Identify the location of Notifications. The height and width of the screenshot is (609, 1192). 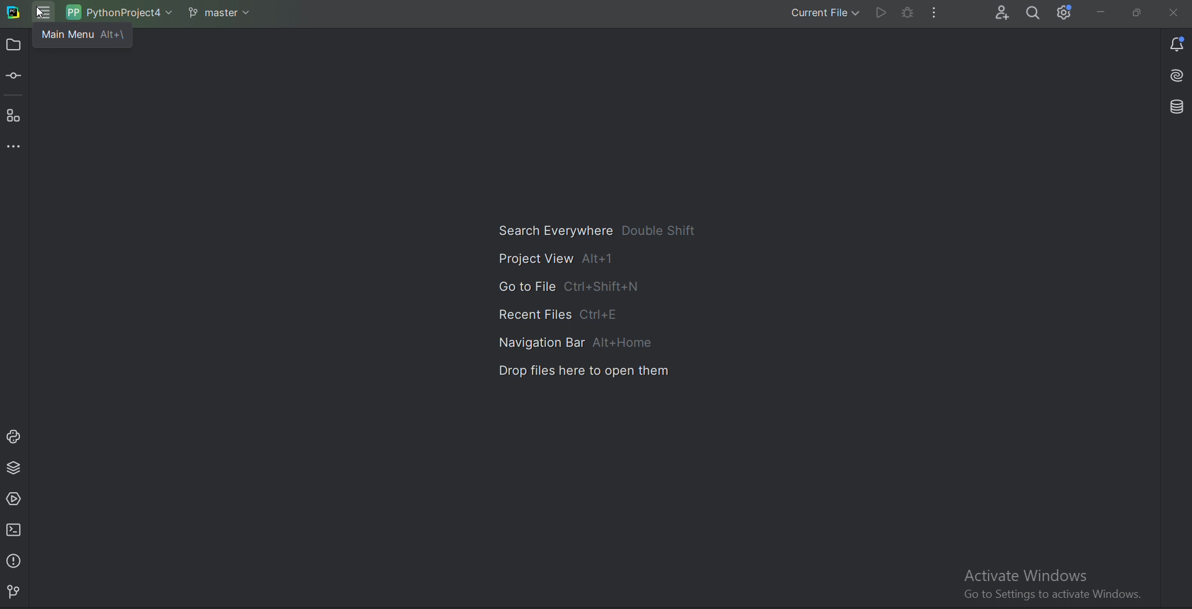
(1178, 44).